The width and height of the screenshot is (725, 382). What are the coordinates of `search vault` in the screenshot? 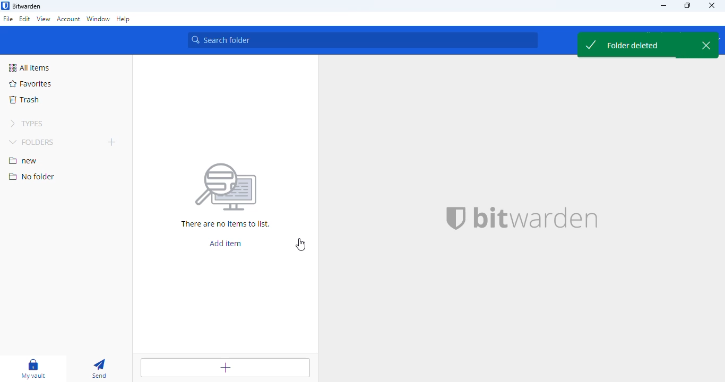 It's located at (362, 40).